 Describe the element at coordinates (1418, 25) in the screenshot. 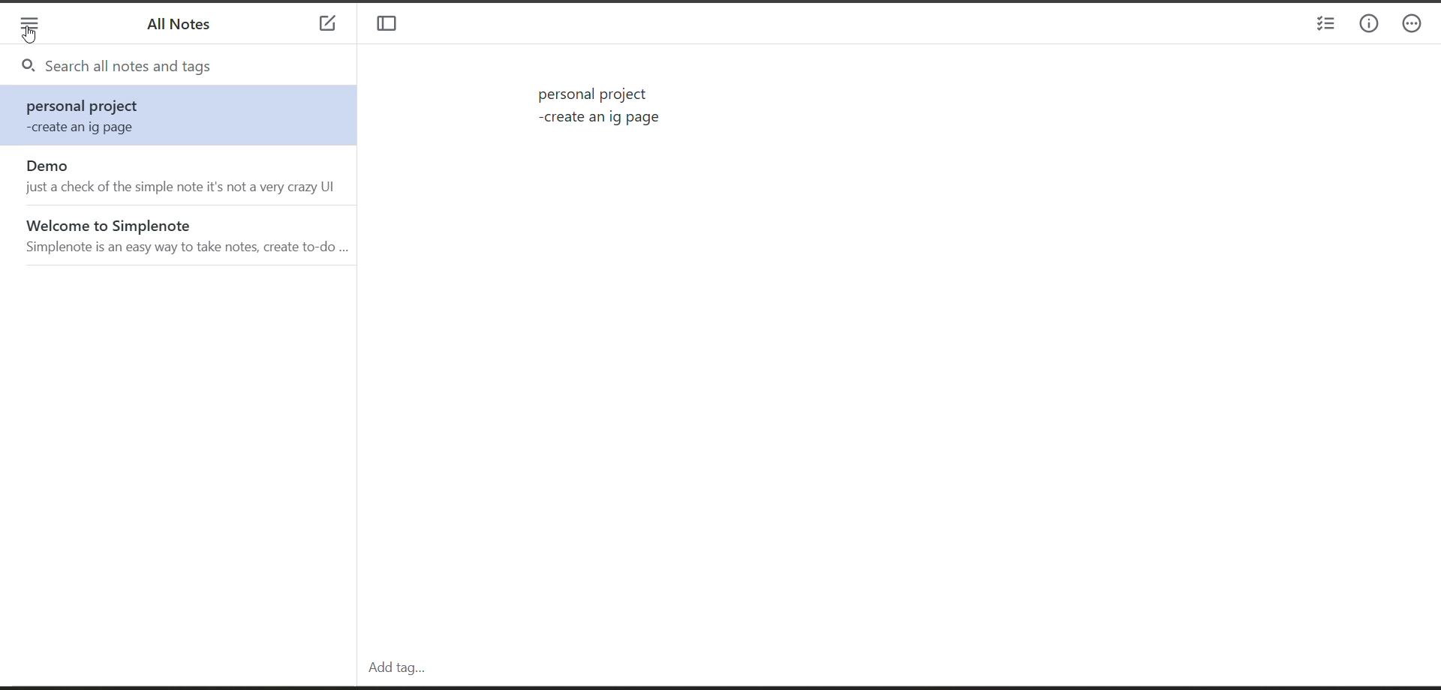

I see `actions` at that location.